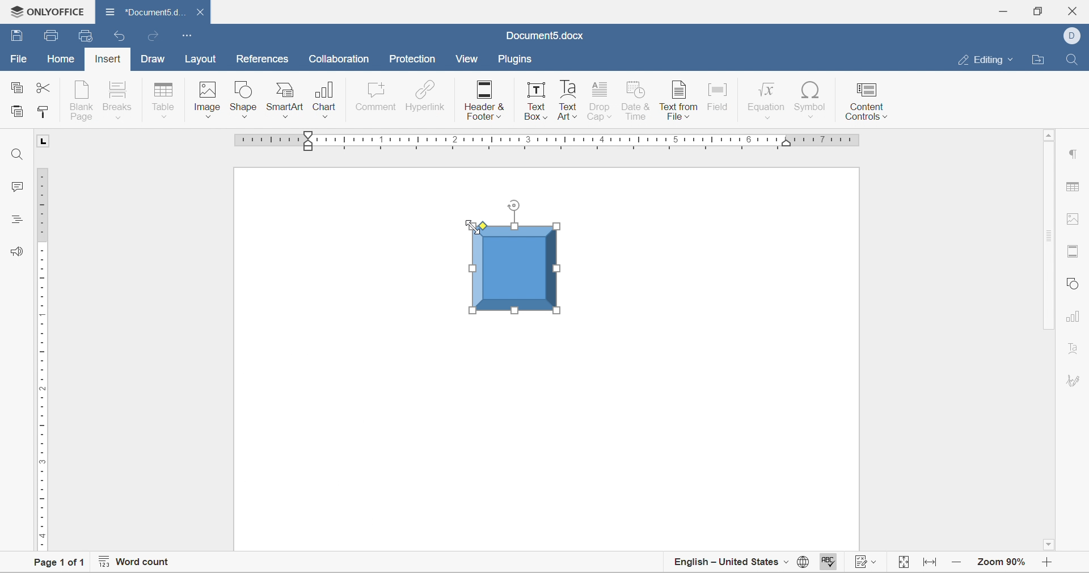 The height and width of the screenshot is (573, 1089). What do you see at coordinates (1038, 59) in the screenshot?
I see `open file location` at bounding box center [1038, 59].